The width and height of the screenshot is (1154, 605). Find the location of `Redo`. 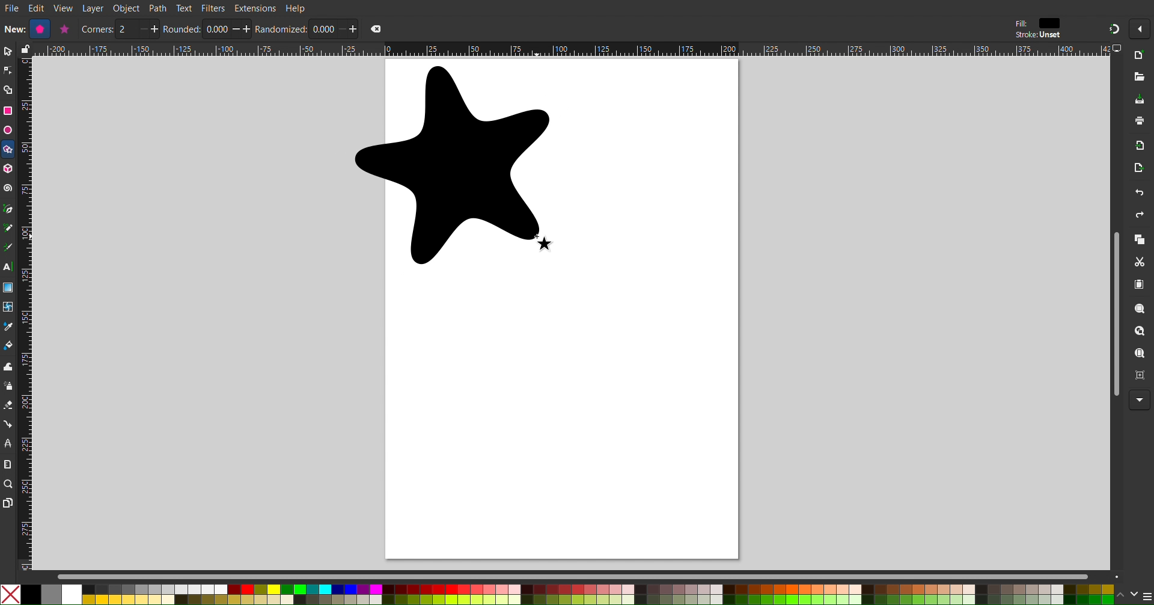

Redo is located at coordinates (1138, 217).